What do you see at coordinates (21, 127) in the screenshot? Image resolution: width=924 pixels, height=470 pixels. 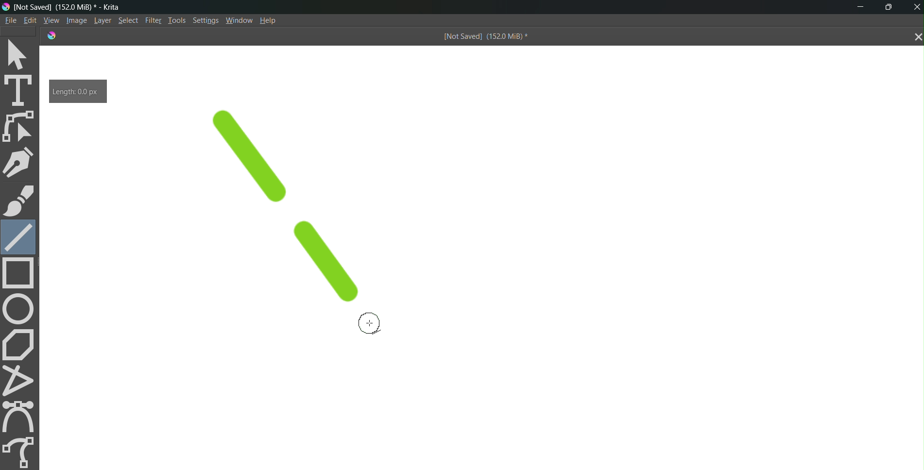 I see `edit shape` at bounding box center [21, 127].